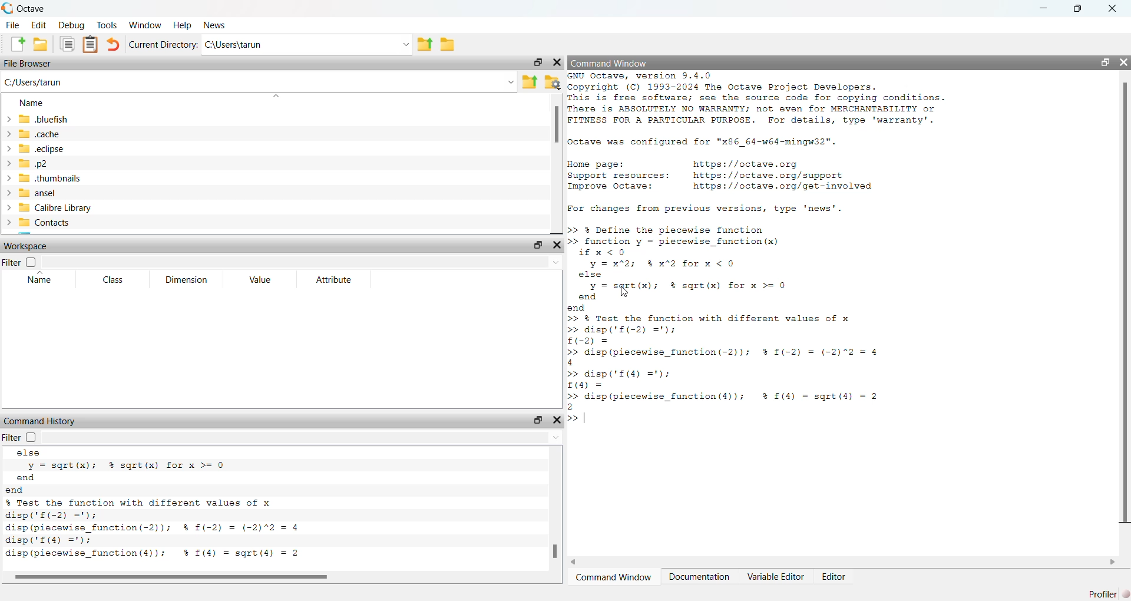 The width and height of the screenshot is (1131, 601). What do you see at coordinates (333, 279) in the screenshot?
I see `Attribute` at bounding box center [333, 279].